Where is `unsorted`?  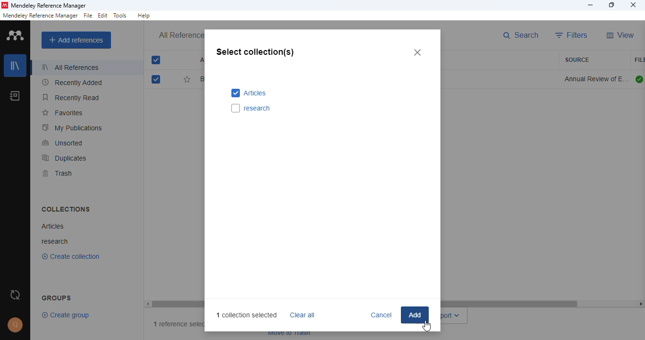
unsorted is located at coordinates (63, 143).